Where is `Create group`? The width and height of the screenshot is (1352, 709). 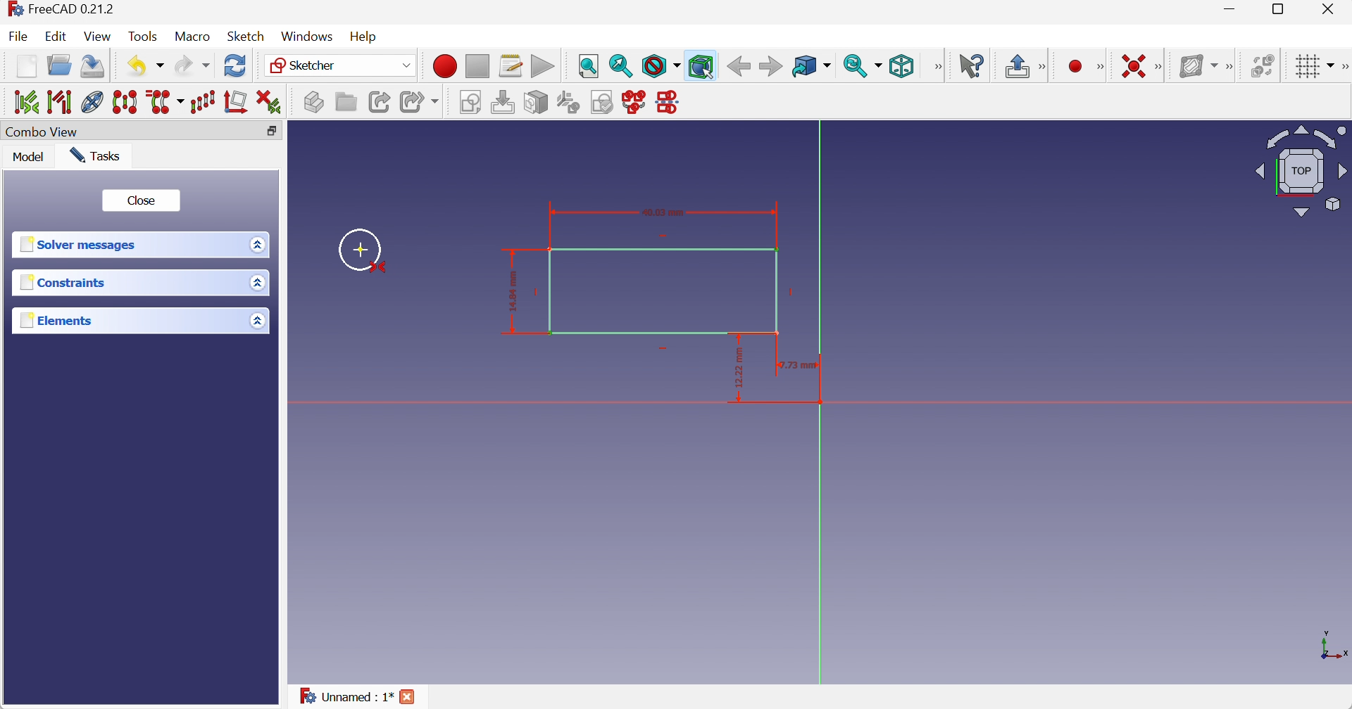
Create group is located at coordinates (345, 101).